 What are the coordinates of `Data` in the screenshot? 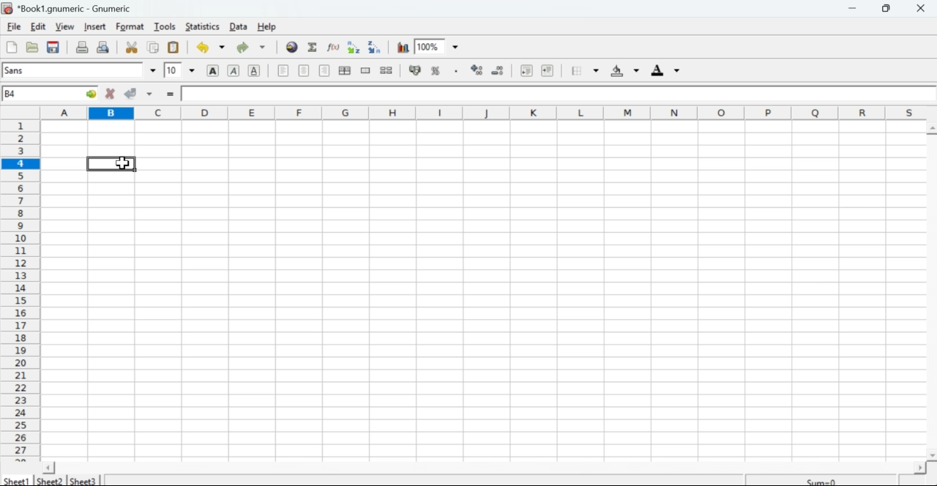 It's located at (239, 26).